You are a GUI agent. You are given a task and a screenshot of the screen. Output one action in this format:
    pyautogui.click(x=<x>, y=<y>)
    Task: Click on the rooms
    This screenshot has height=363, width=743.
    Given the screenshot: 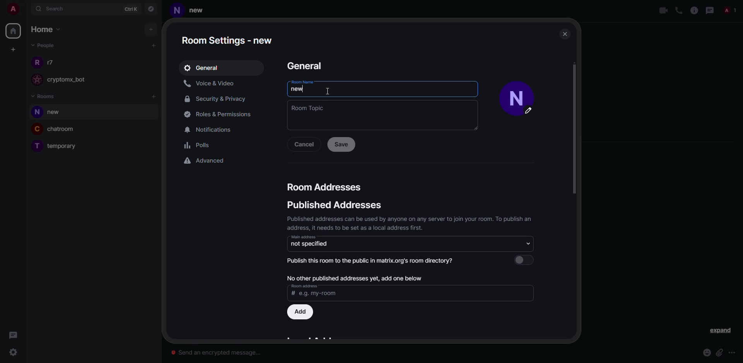 What is the action you would take?
    pyautogui.click(x=44, y=96)
    